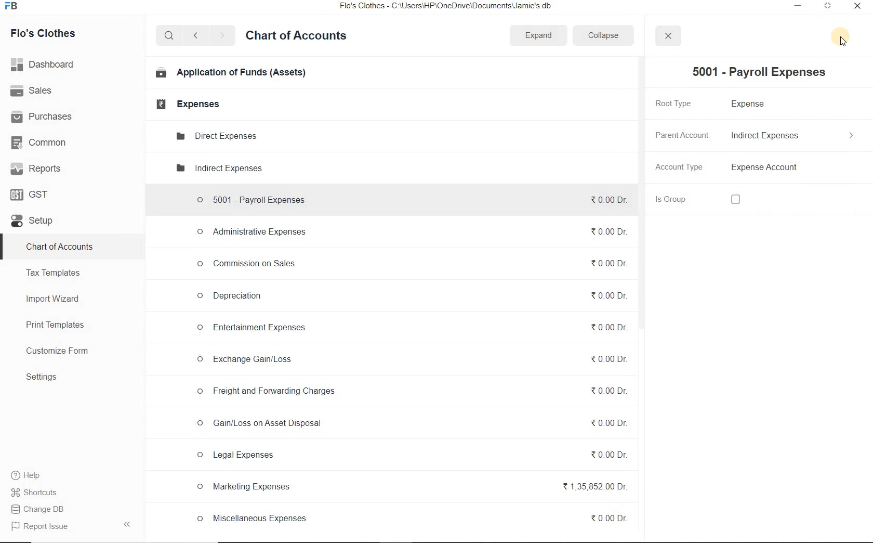 The image size is (873, 543). I want to click on Expense, so click(752, 105).